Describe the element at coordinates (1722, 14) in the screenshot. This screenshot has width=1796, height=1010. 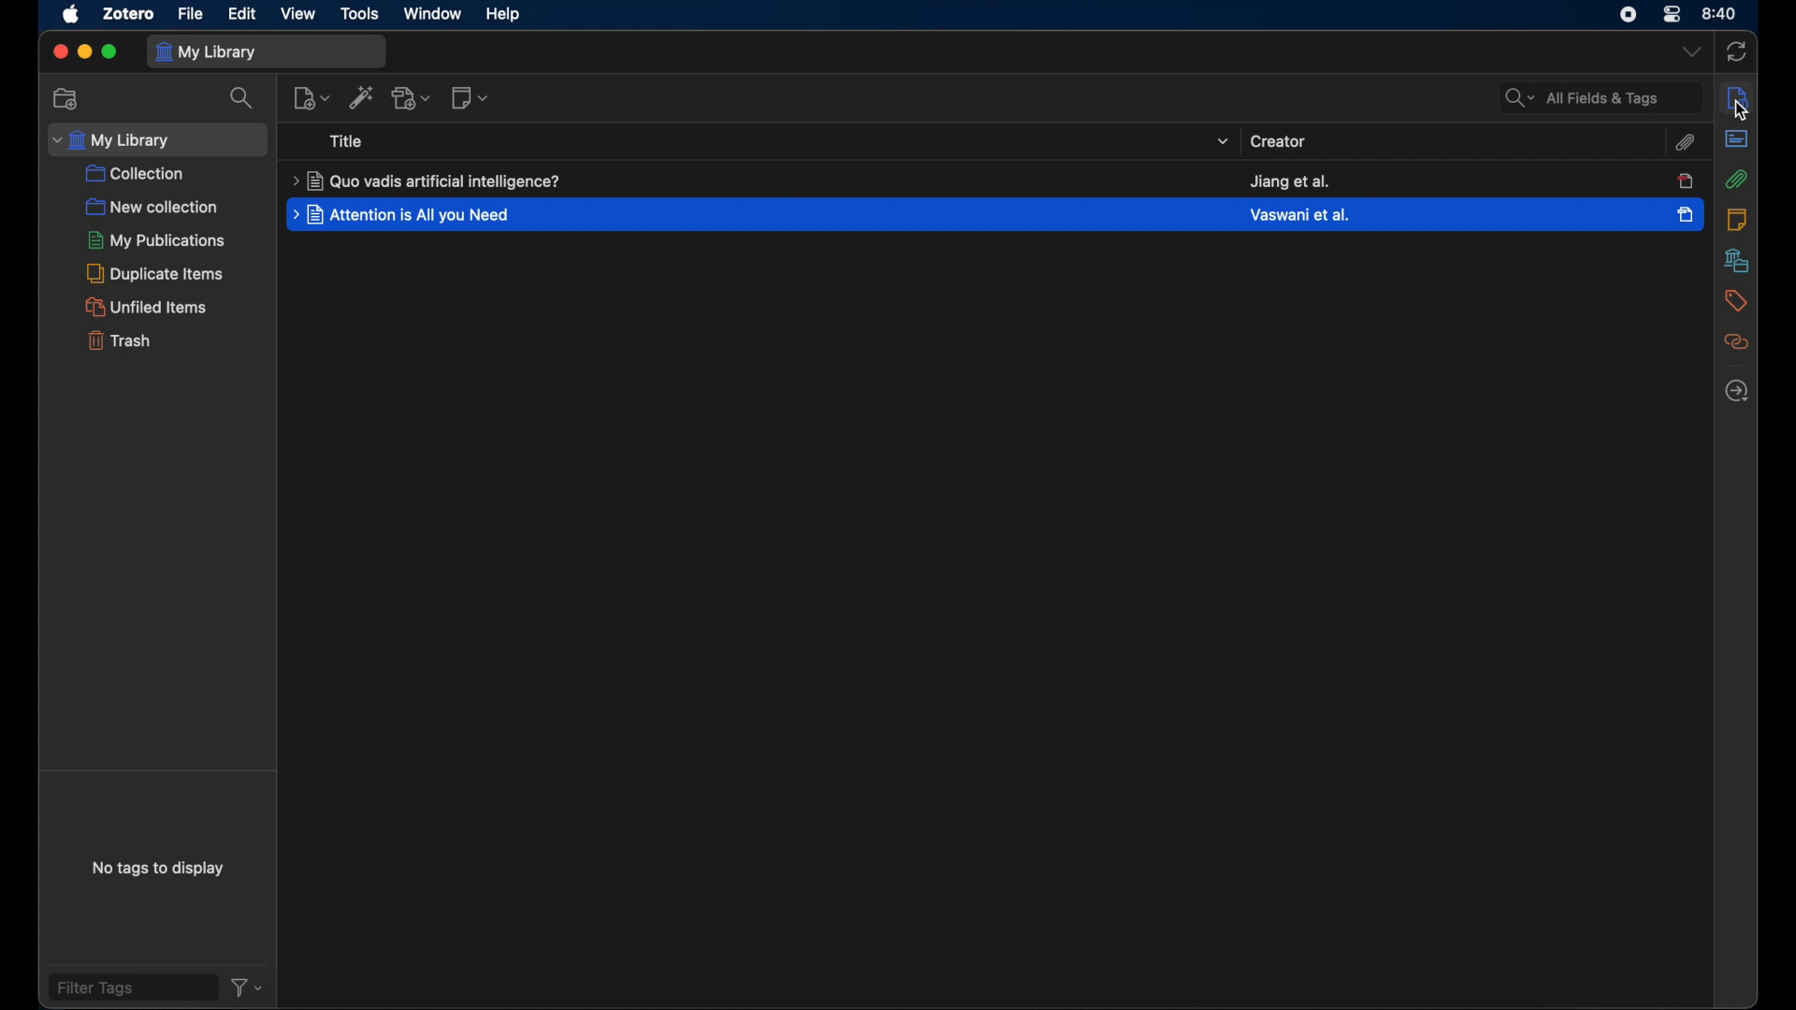
I see `time` at that location.